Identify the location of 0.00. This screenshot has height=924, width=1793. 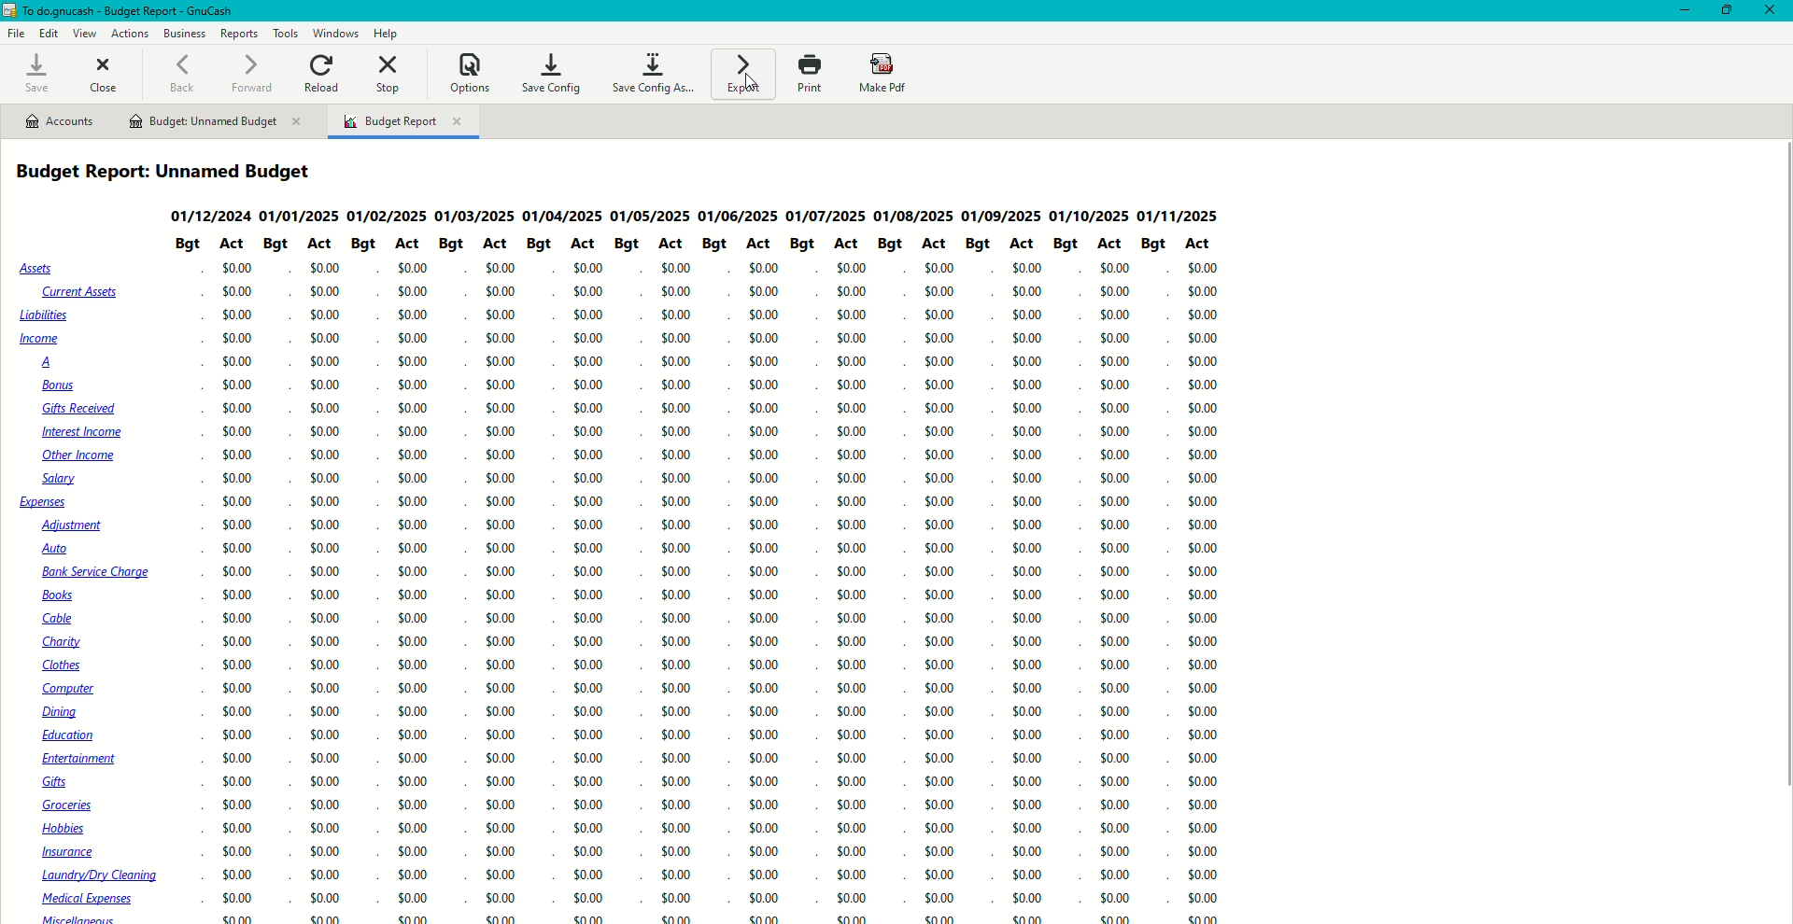
(327, 361).